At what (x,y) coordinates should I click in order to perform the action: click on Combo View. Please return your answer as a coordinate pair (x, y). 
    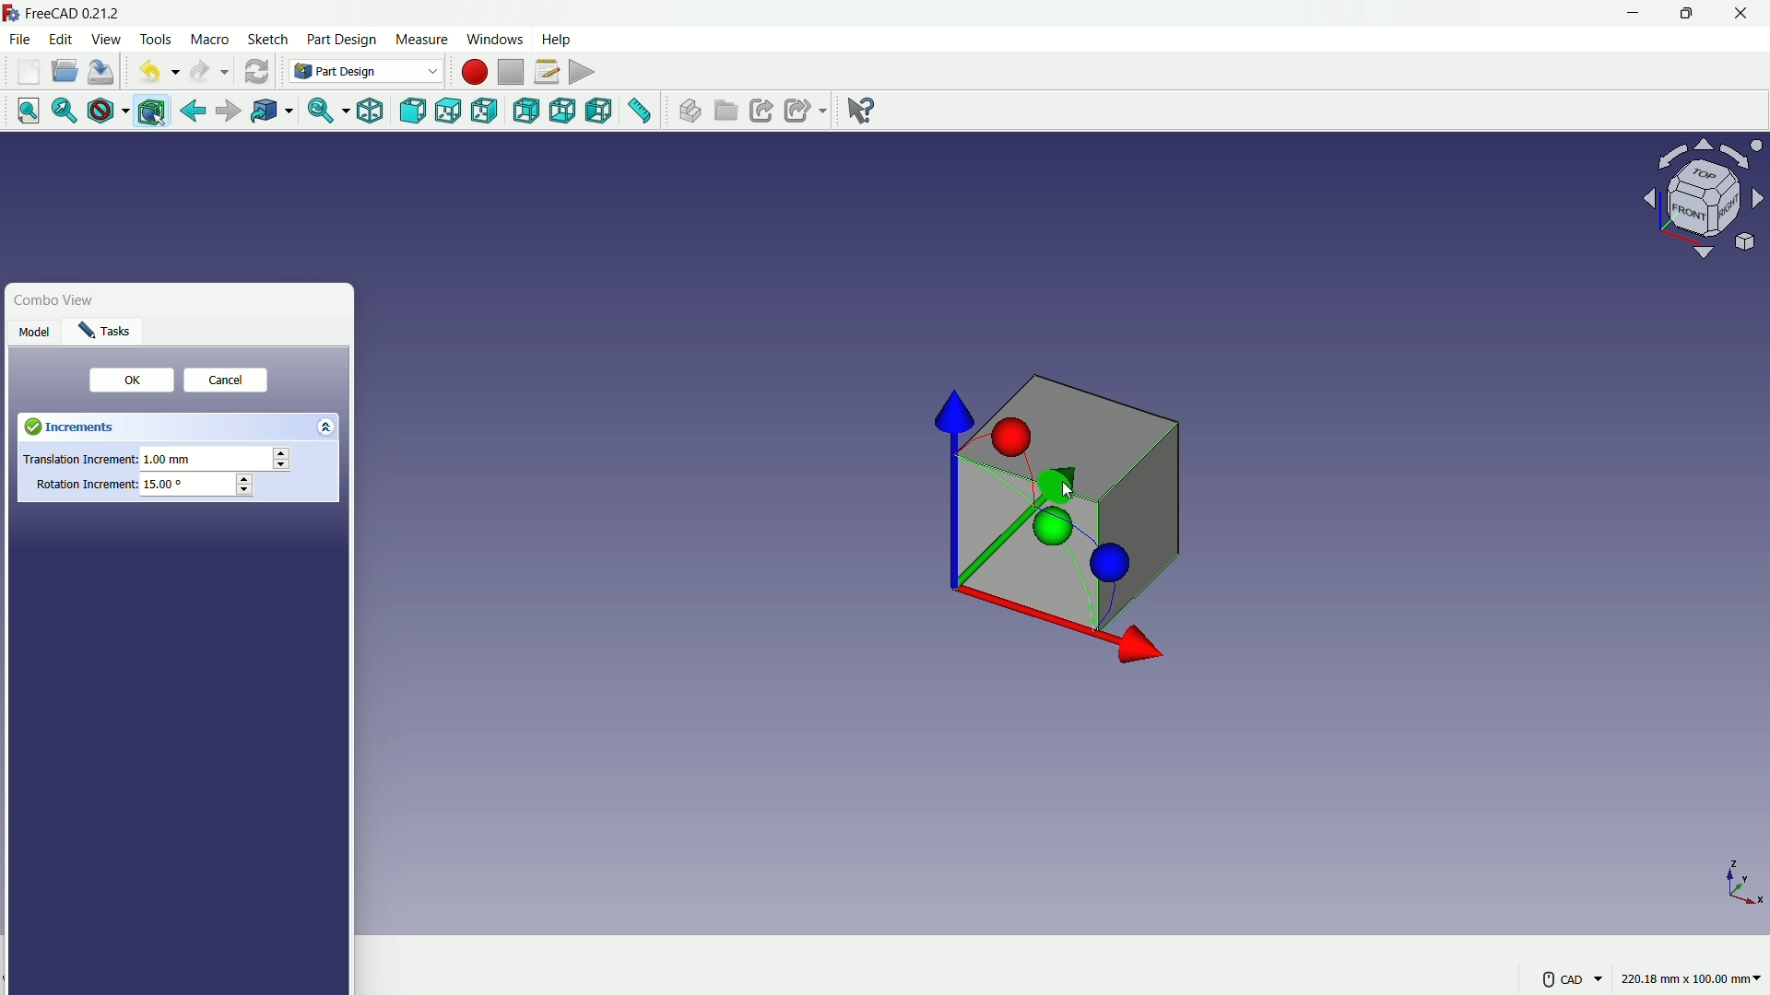
    Looking at the image, I should click on (52, 298).